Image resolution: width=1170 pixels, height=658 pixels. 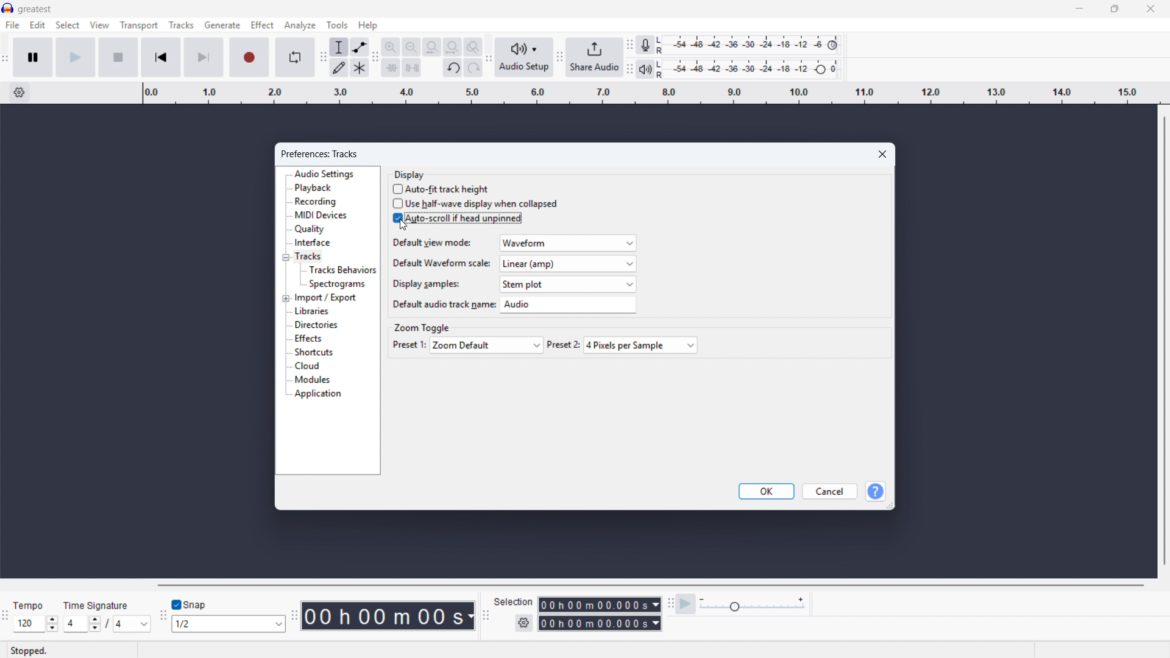 I want to click on Go to start, so click(x=161, y=57).